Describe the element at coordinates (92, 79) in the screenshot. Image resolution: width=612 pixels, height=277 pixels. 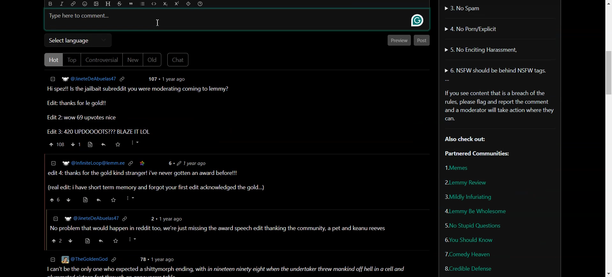
I see `Hyperlink` at that location.